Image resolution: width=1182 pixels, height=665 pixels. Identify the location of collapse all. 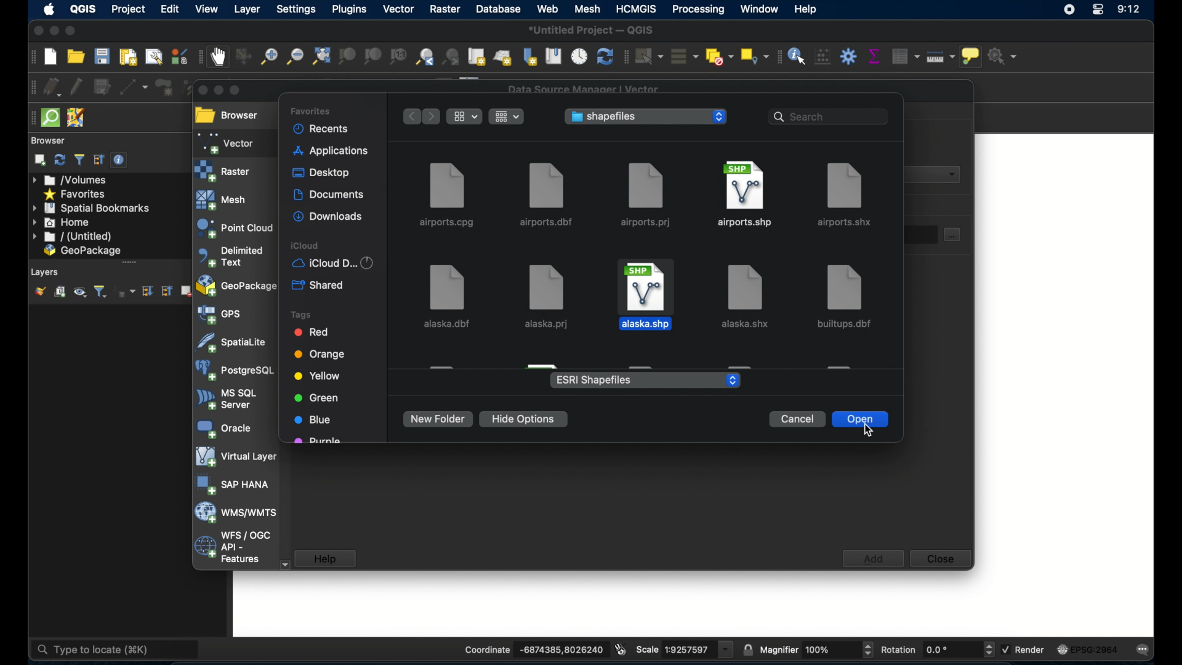
(99, 160).